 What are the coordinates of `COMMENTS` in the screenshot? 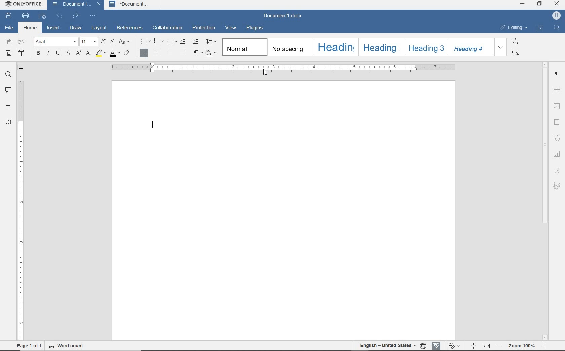 It's located at (6, 90).